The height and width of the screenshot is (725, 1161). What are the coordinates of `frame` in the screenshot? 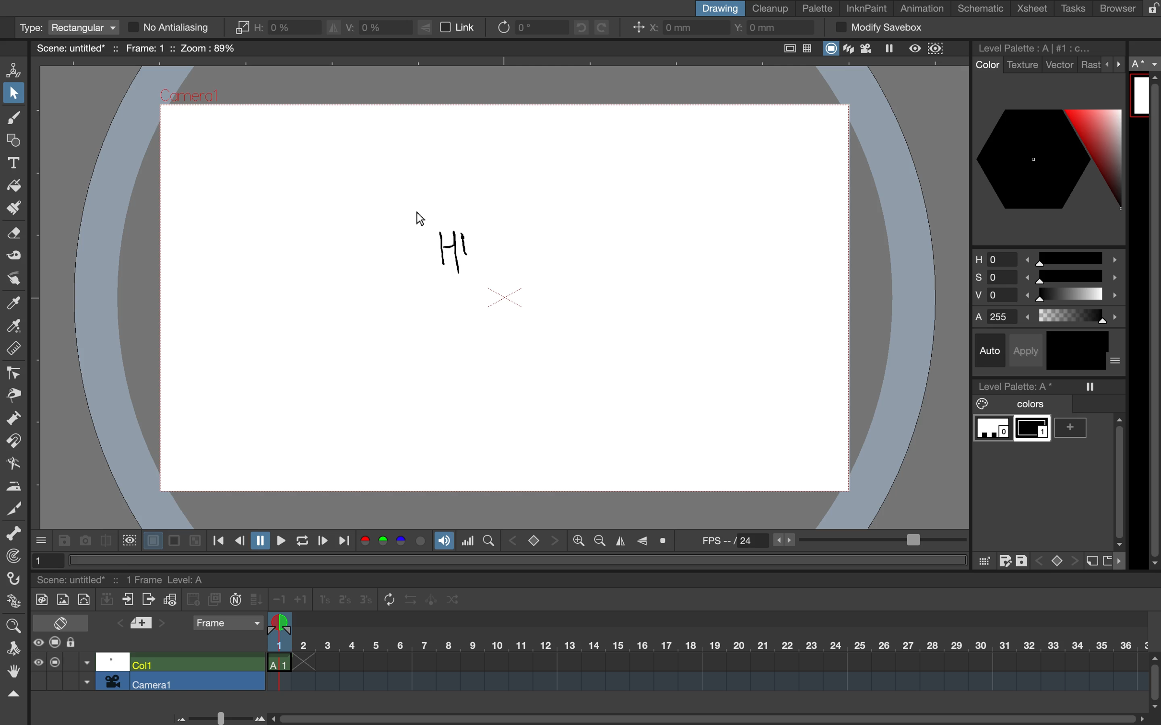 It's located at (227, 624).